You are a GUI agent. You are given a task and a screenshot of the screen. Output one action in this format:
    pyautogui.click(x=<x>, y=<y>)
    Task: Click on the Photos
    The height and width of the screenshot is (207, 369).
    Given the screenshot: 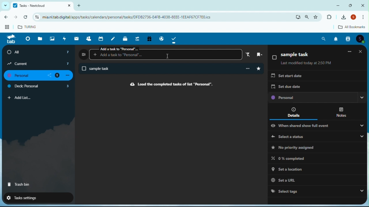 What is the action you would take?
    pyautogui.click(x=52, y=38)
    